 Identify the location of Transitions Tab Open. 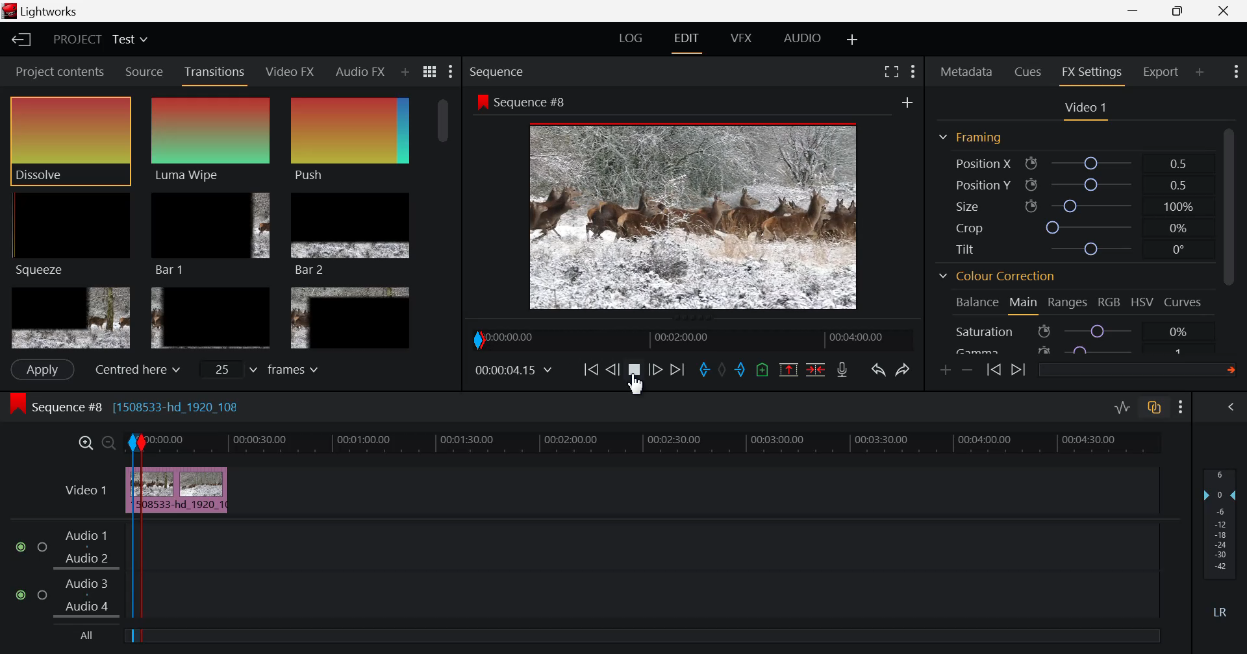
(218, 73).